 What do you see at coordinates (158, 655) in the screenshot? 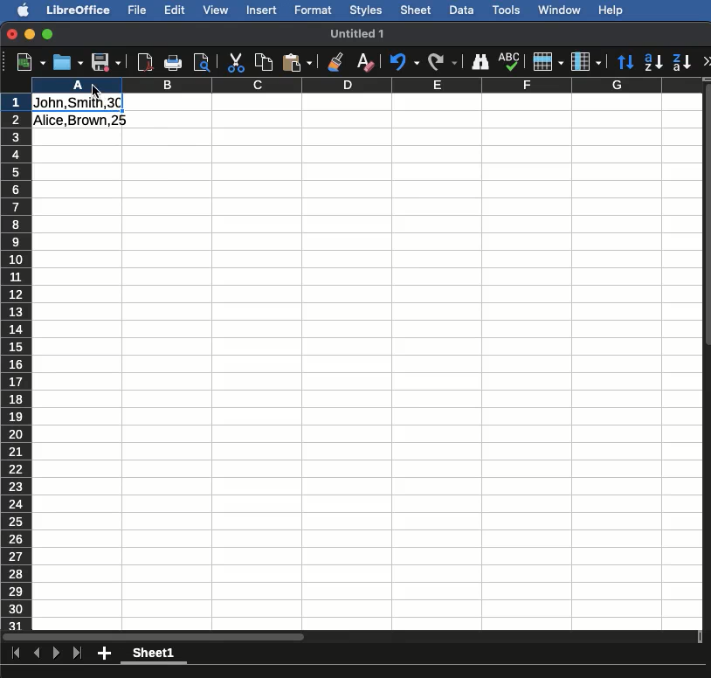
I see `Sheet` at bounding box center [158, 655].